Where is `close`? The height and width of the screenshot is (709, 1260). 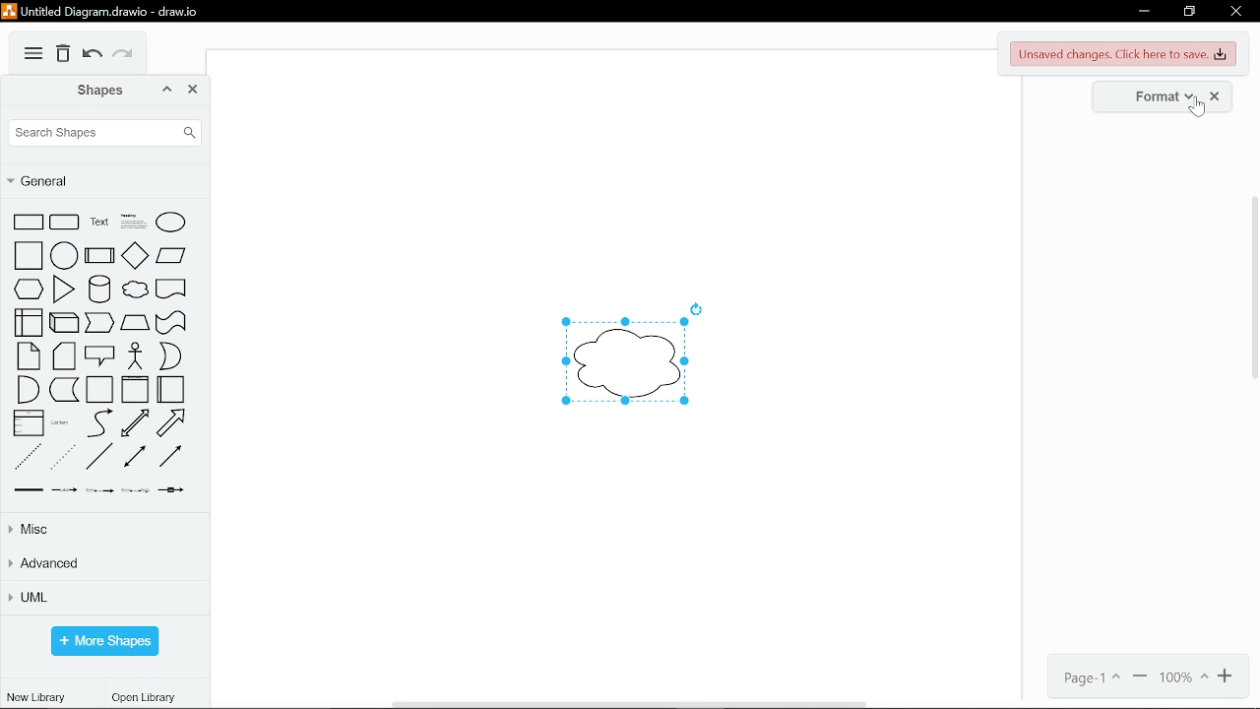 close is located at coordinates (195, 90).